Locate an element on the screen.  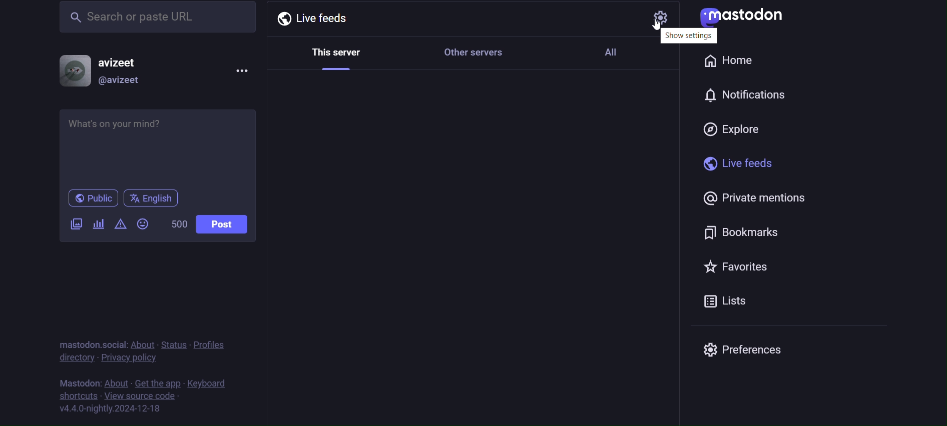
shortcuts is located at coordinates (74, 397).